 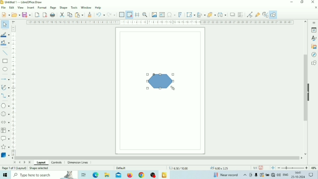 I want to click on Language, so click(x=286, y=175).